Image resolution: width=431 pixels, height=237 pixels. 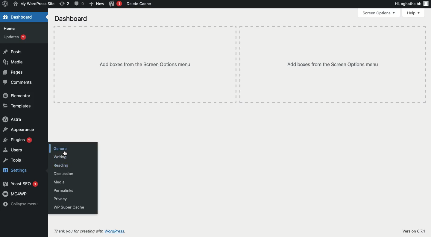 I want to click on Yoast 1, so click(x=21, y=183).